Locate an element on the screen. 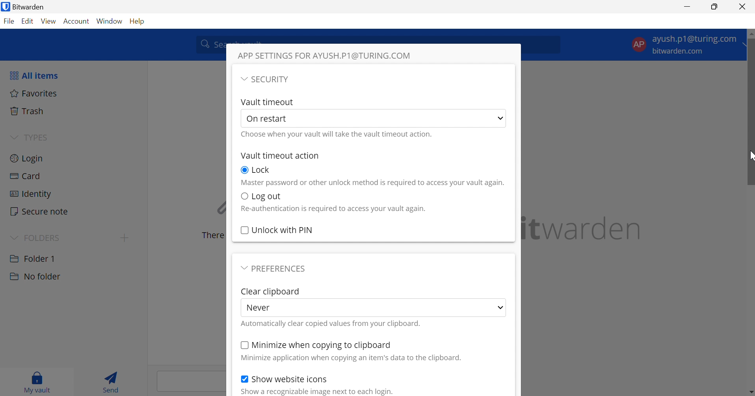  Drop Down is located at coordinates (242, 268).